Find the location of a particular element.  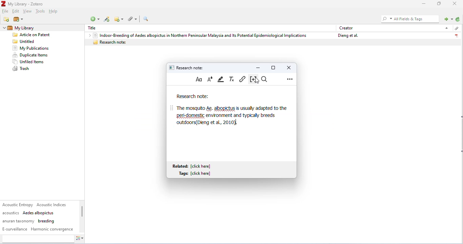

edit is located at coordinates (16, 11).